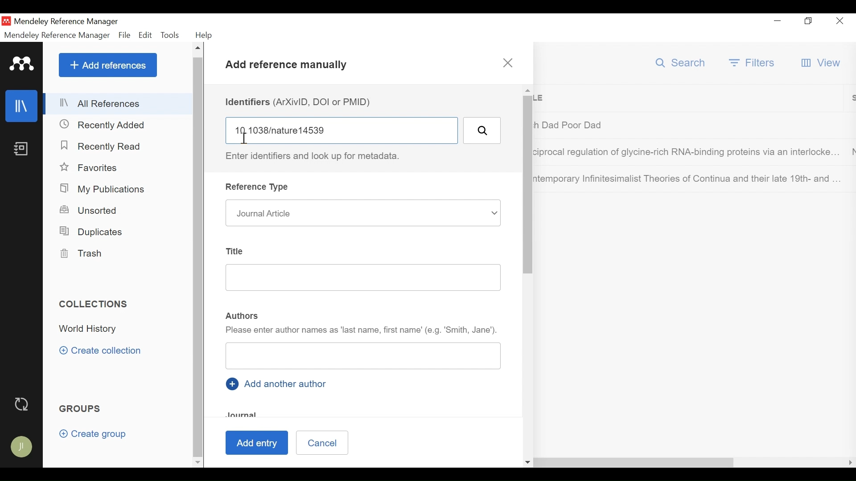 This screenshot has width=856, height=481. What do you see at coordinates (528, 185) in the screenshot?
I see `Vertical Scroll Bar` at bounding box center [528, 185].